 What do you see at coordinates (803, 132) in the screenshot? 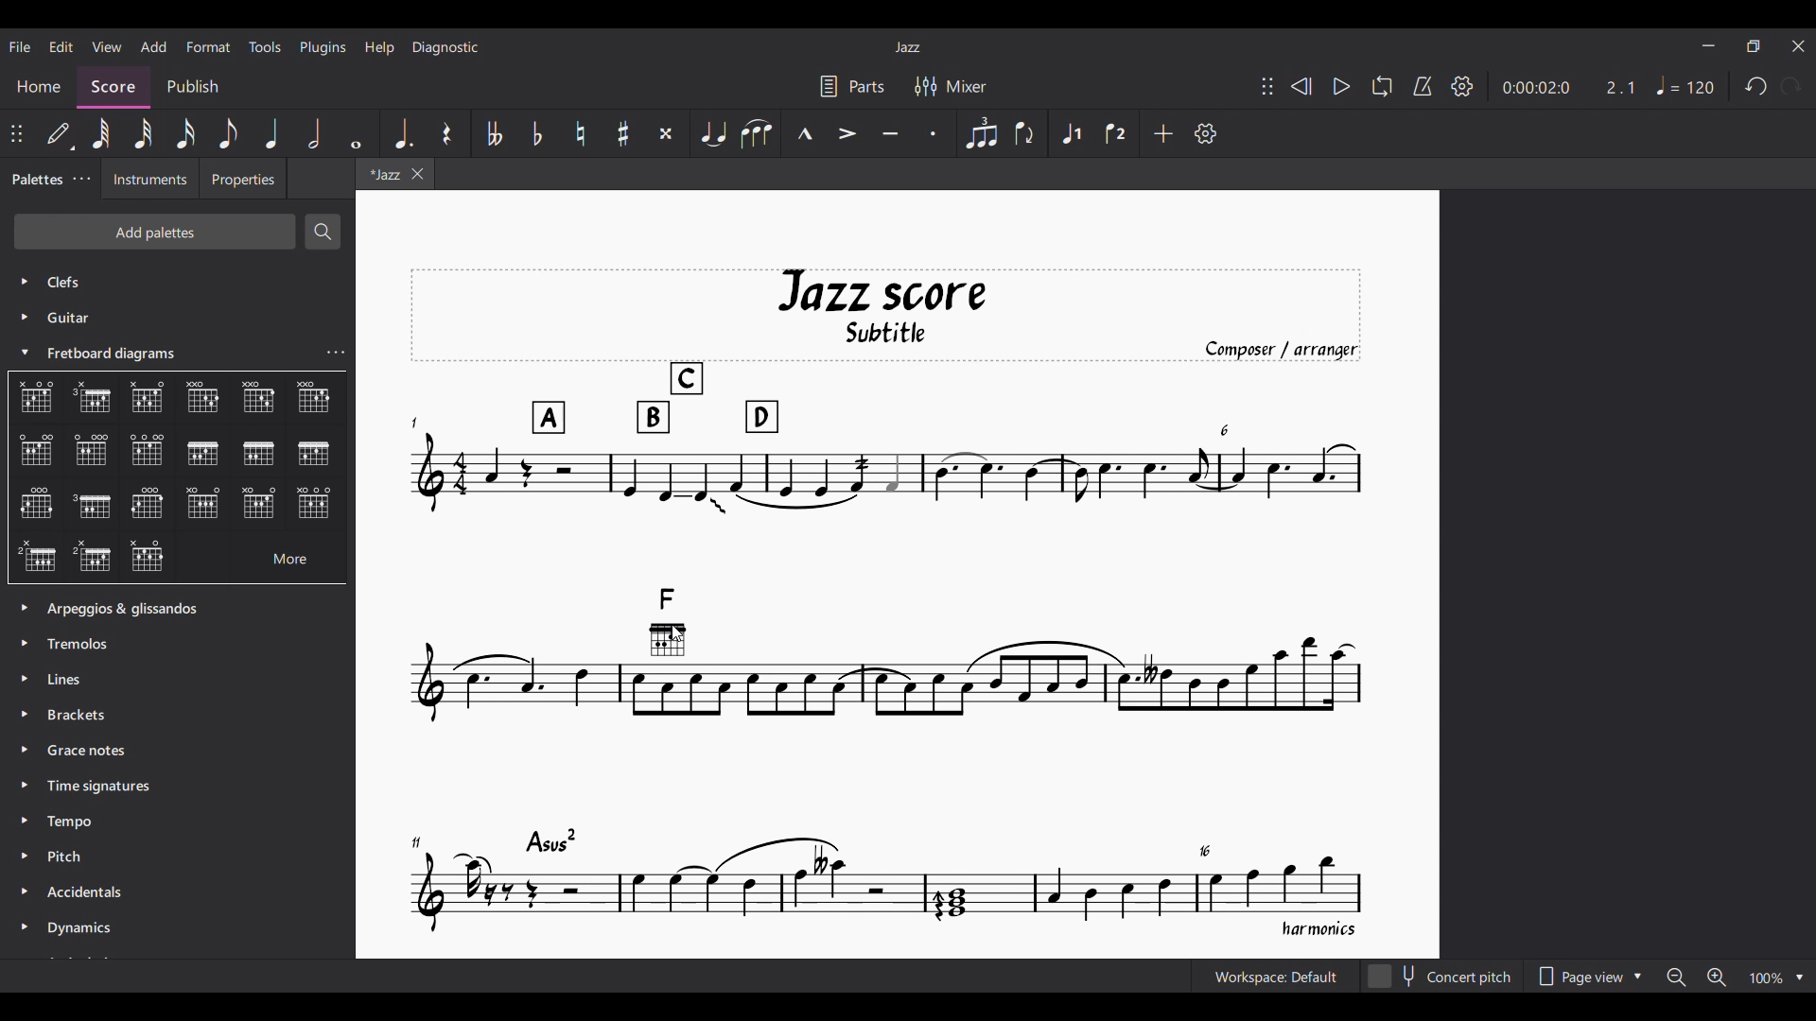
I see `Marcato` at bounding box center [803, 132].